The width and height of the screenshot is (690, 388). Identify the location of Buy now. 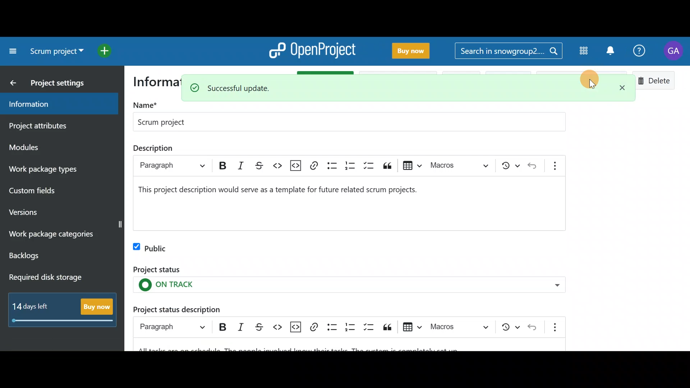
(412, 51).